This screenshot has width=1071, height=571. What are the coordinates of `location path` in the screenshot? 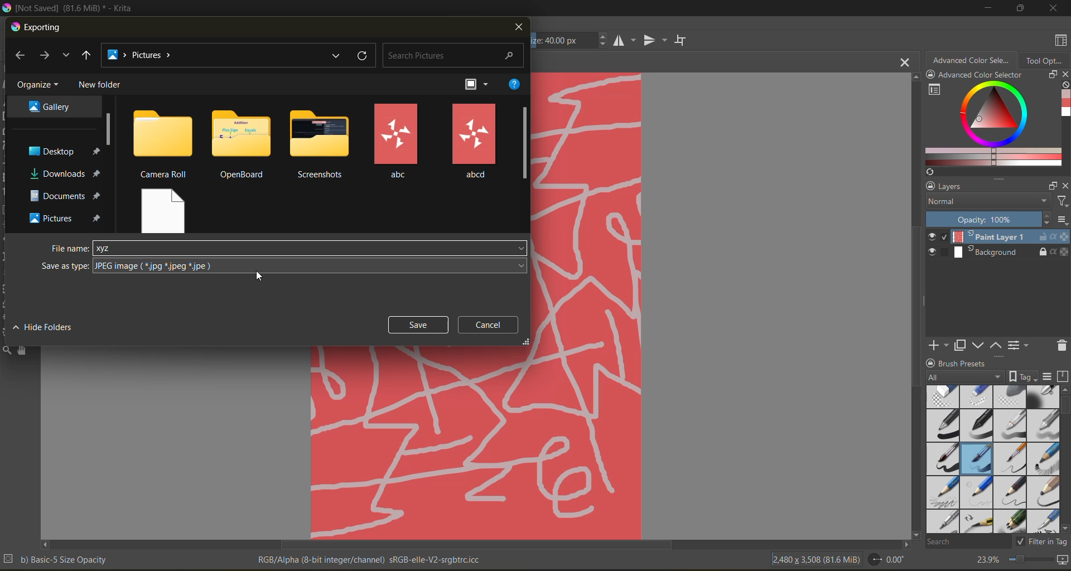 It's located at (144, 56).